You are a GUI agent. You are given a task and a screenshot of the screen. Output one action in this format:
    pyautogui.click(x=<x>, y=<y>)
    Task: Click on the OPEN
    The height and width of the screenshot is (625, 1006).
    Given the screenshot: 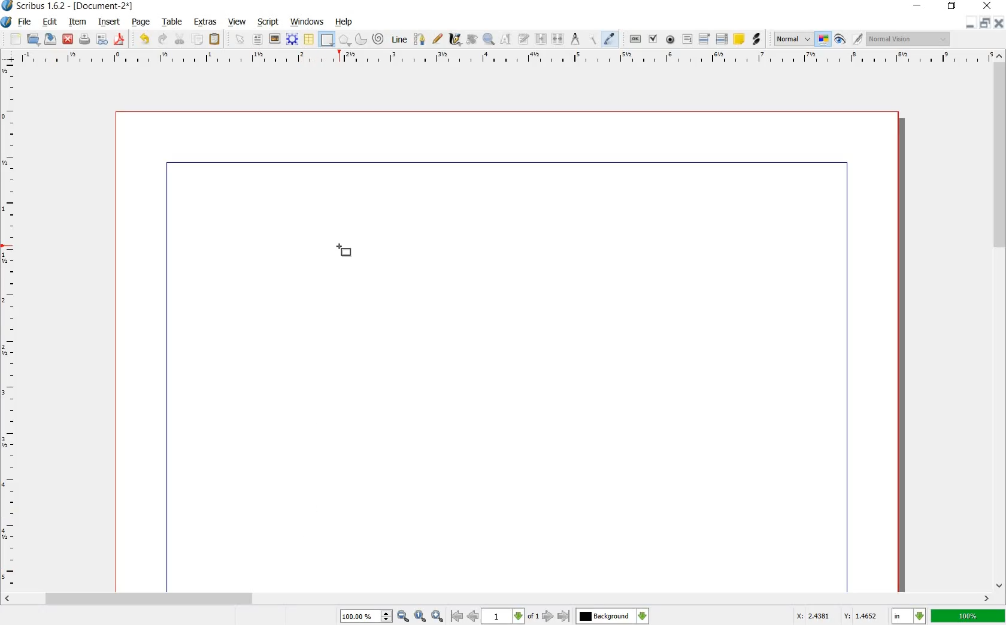 What is the action you would take?
    pyautogui.click(x=34, y=40)
    